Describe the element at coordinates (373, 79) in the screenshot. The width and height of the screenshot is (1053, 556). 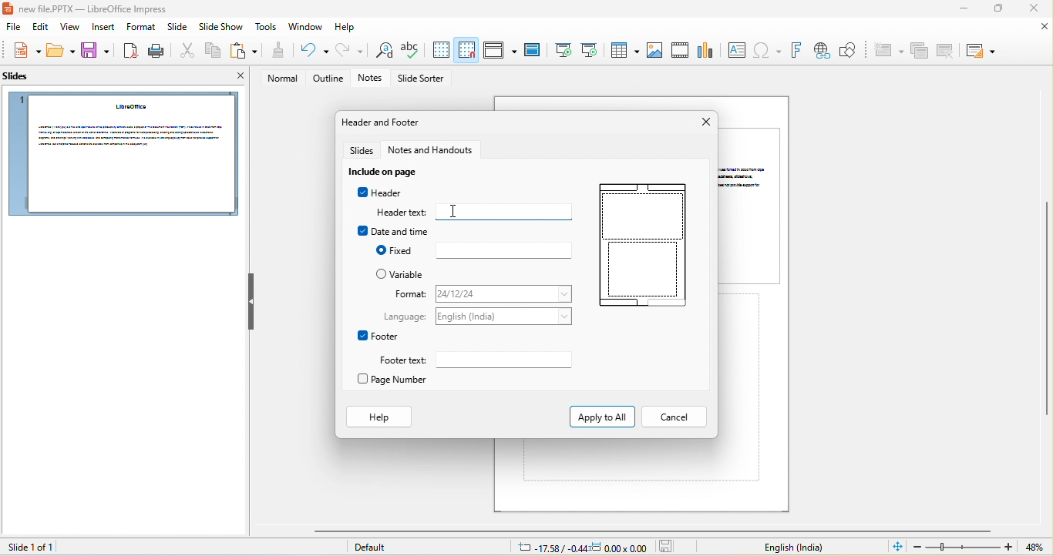
I see `notes` at that location.